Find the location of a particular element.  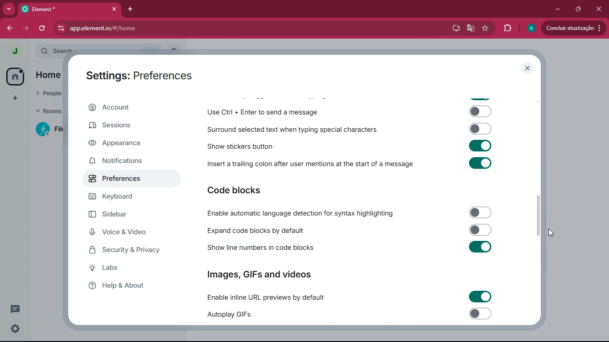

code blocks  is located at coordinates (240, 191).